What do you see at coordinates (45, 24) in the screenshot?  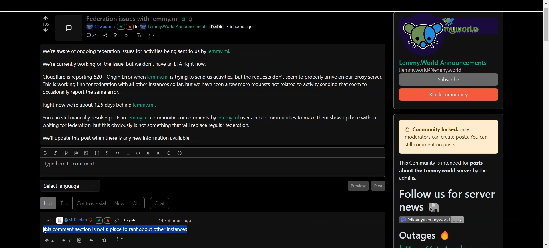 I see `Text` at bounding box center [45, 24].